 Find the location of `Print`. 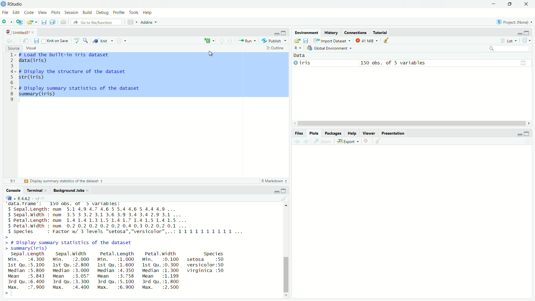

Print is located at coordinates (63, 21).